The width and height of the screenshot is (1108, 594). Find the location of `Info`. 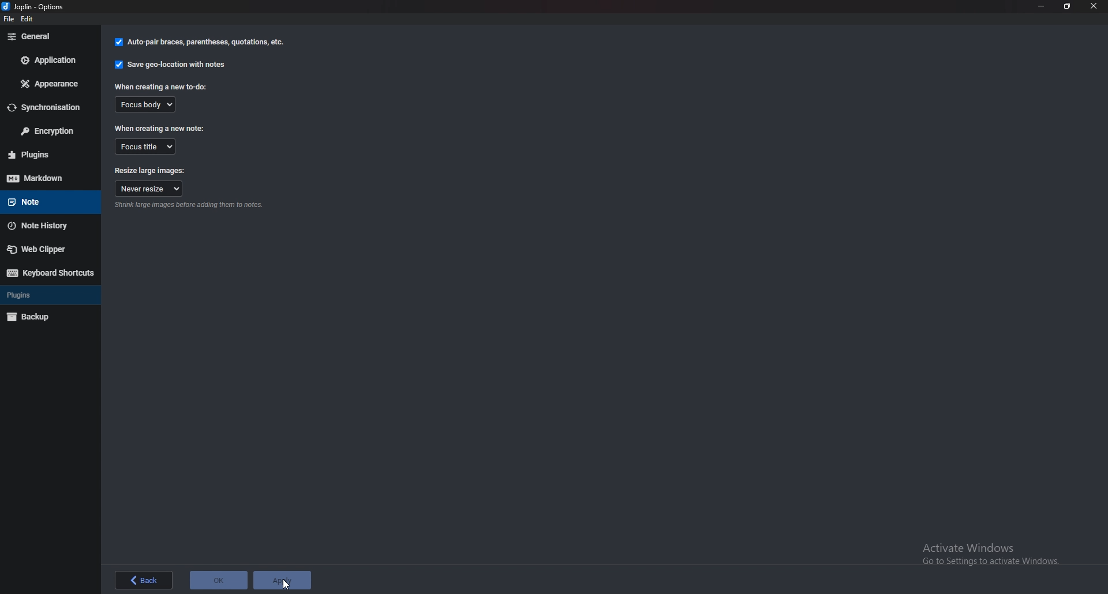

Info is located at coordinates (189, 206).